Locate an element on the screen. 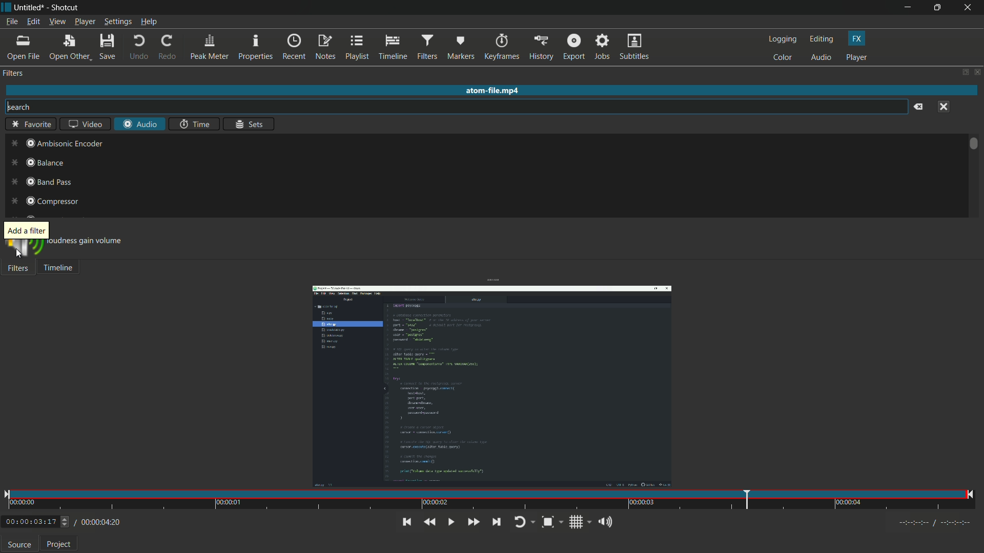  skip to next point is located at coordinates (496, 522).